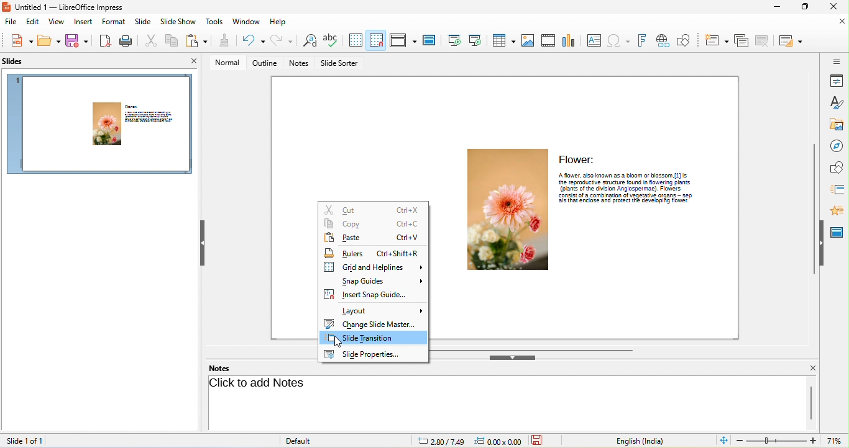  What do you see at coordinates (264, 63) in the screenshot?
I see `outline` at bounding box center [264, 63].